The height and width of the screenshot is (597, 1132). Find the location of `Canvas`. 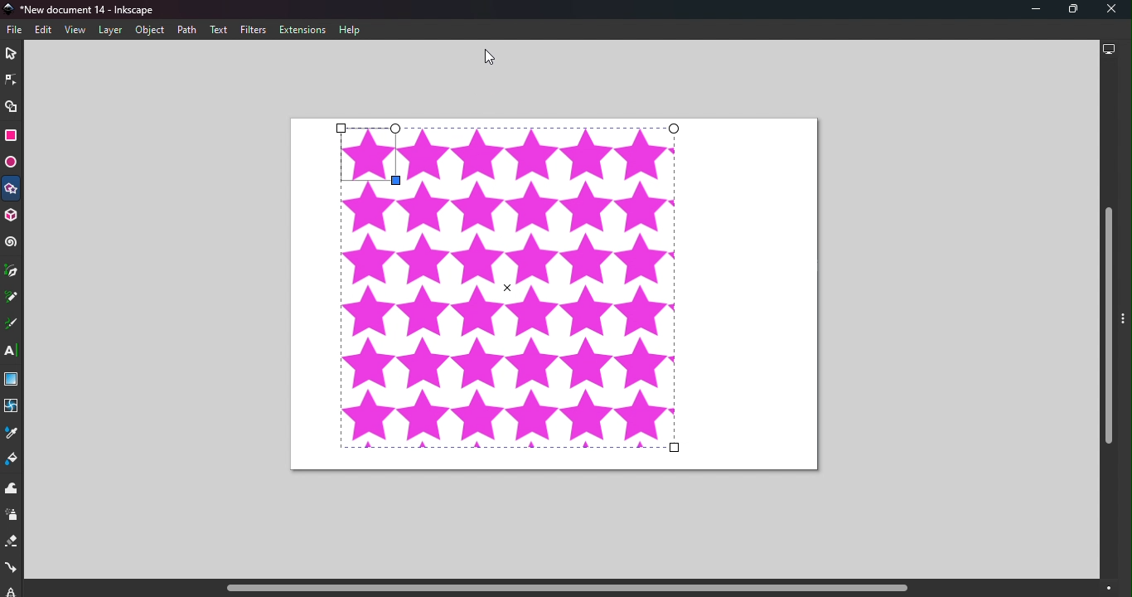

Canvas is located at coordinates (555, 289).